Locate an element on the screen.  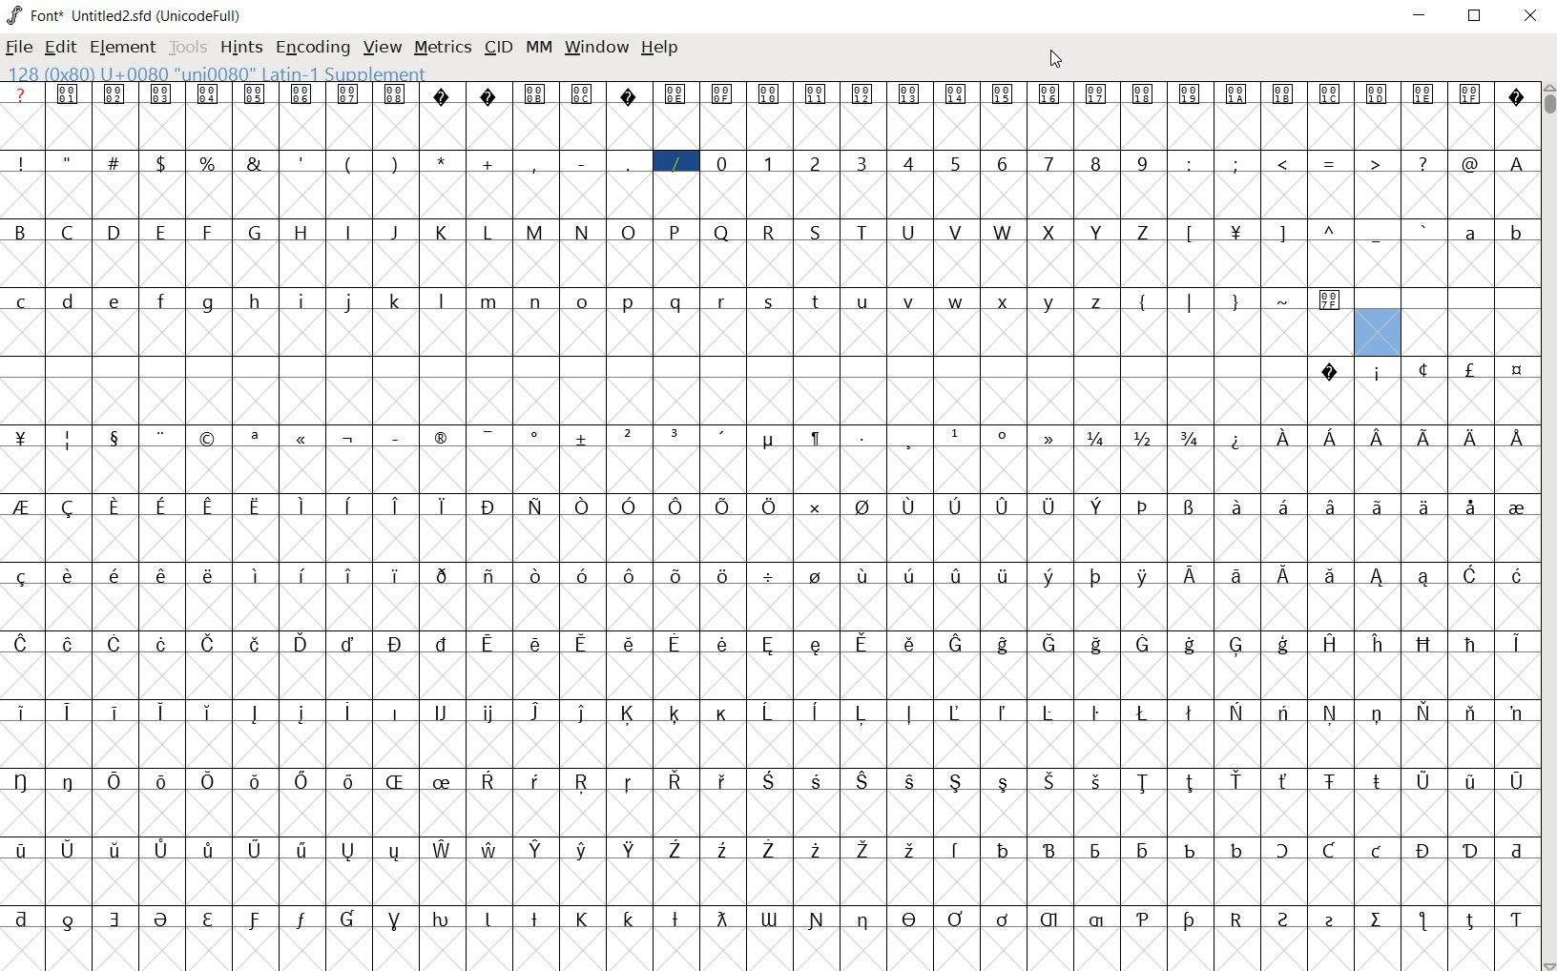
glyph is located at coordinates (954, 713).